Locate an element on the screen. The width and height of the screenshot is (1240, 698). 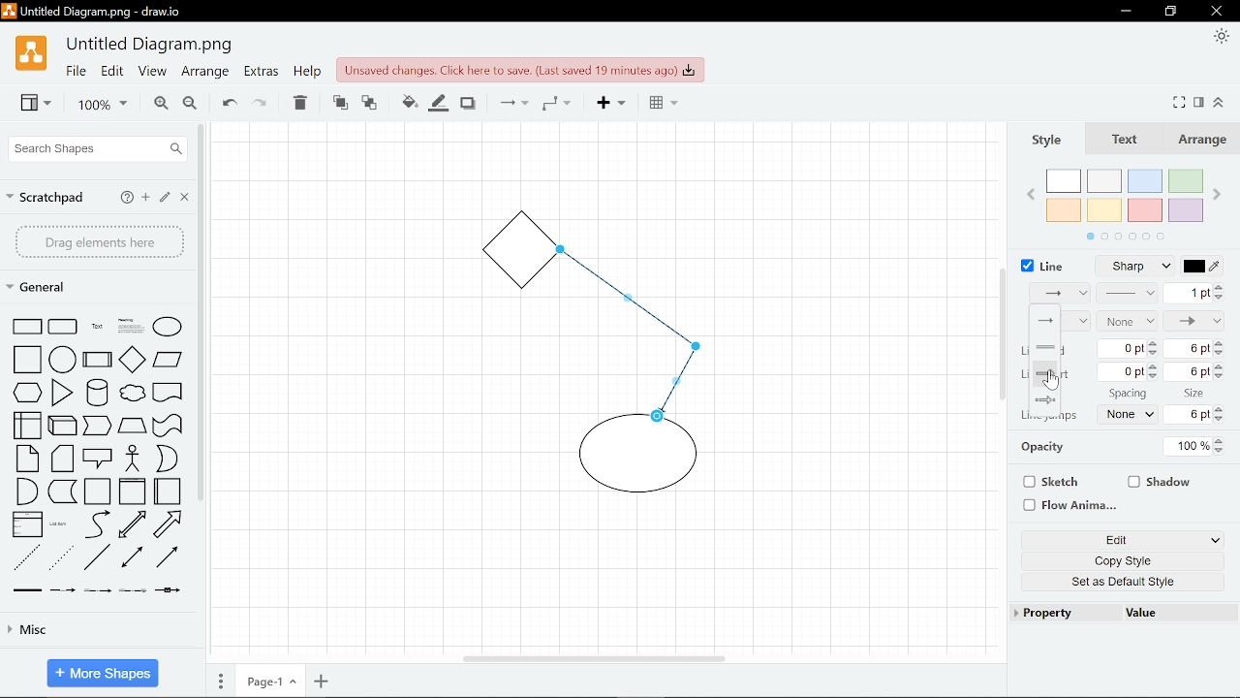
shape is located at coordinates (136, 460).